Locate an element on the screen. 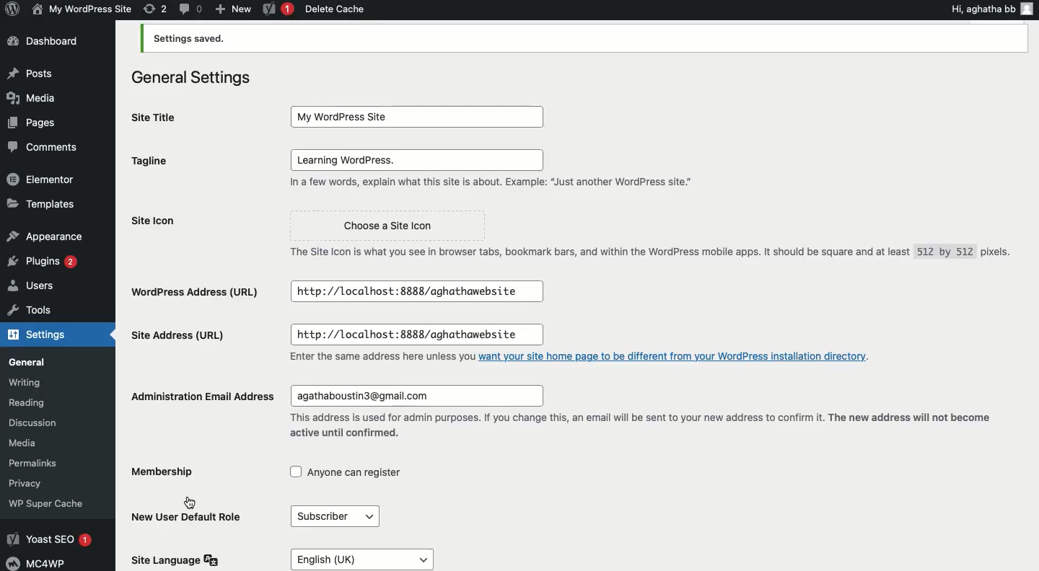  Dashboard is located at coordinates (47, 42).